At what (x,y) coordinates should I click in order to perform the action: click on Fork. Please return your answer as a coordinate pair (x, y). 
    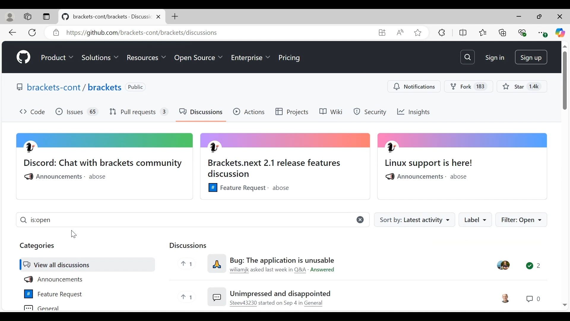
    Looking at the image, I should click on (468, 87).